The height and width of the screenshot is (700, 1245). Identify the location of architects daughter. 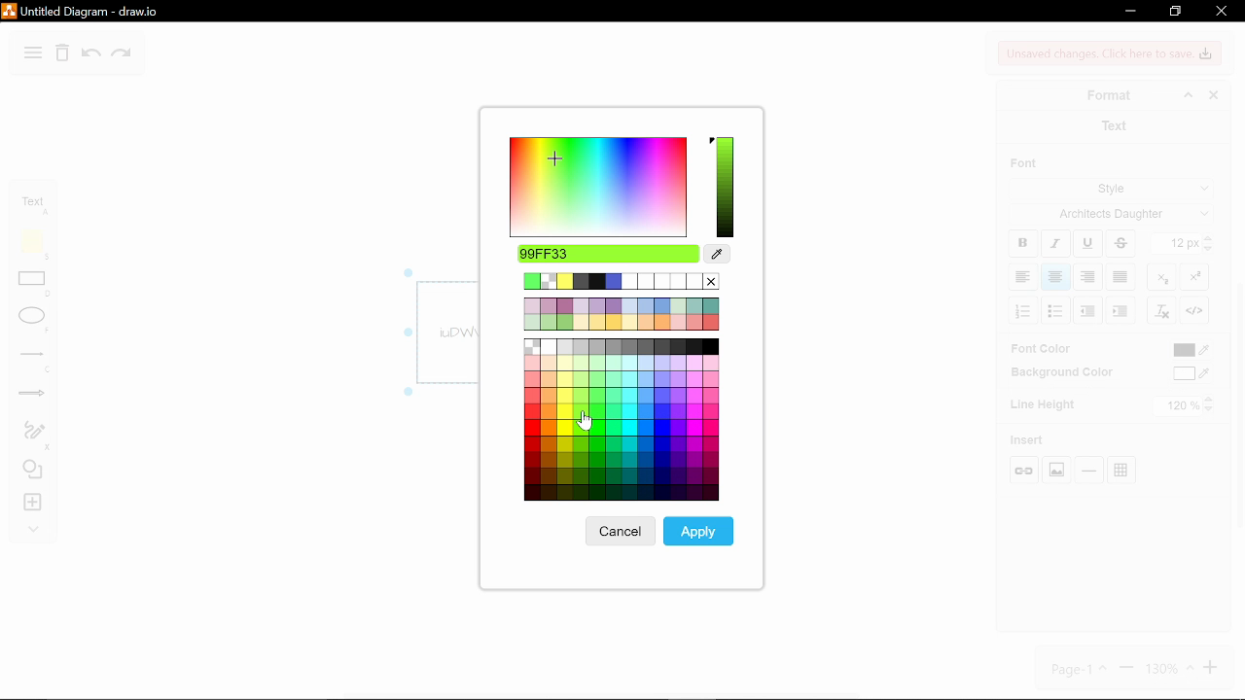
(1108, 216).